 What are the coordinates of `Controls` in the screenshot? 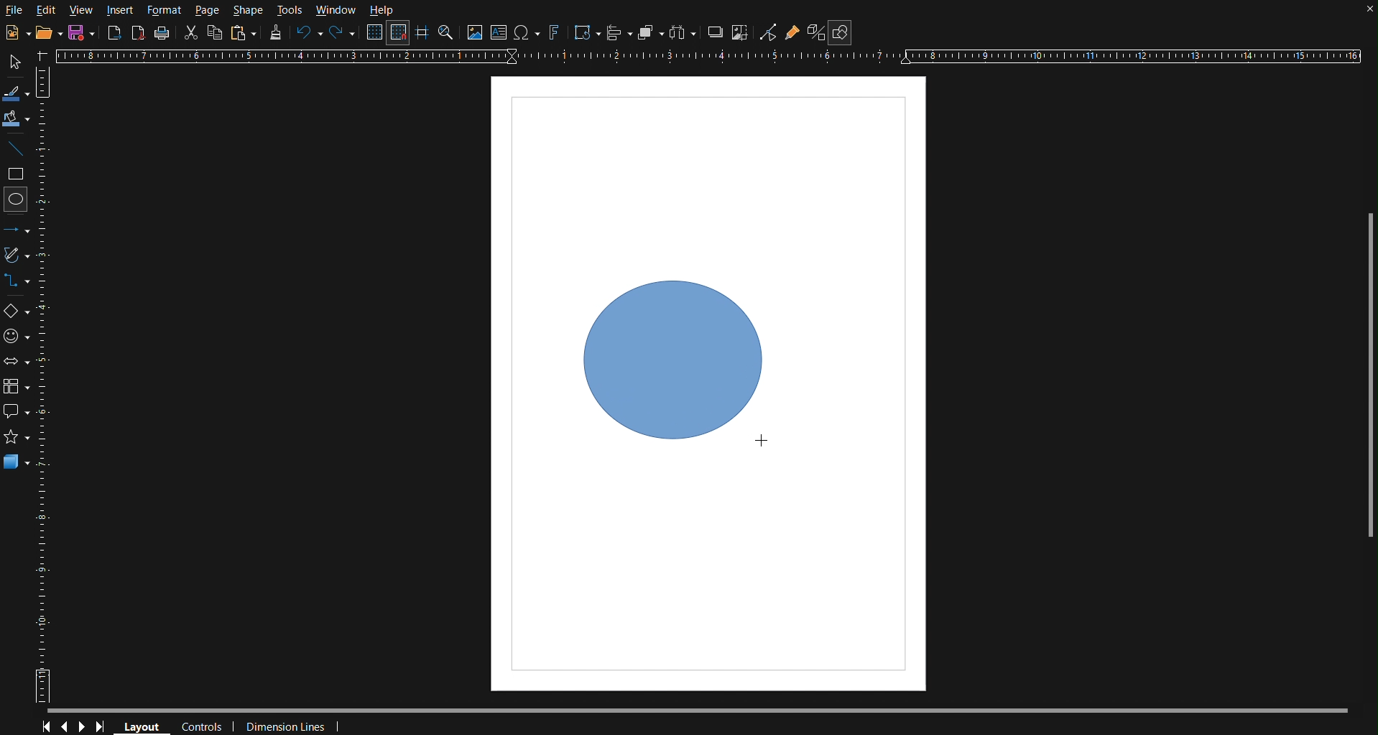 It's located at (75, 725).